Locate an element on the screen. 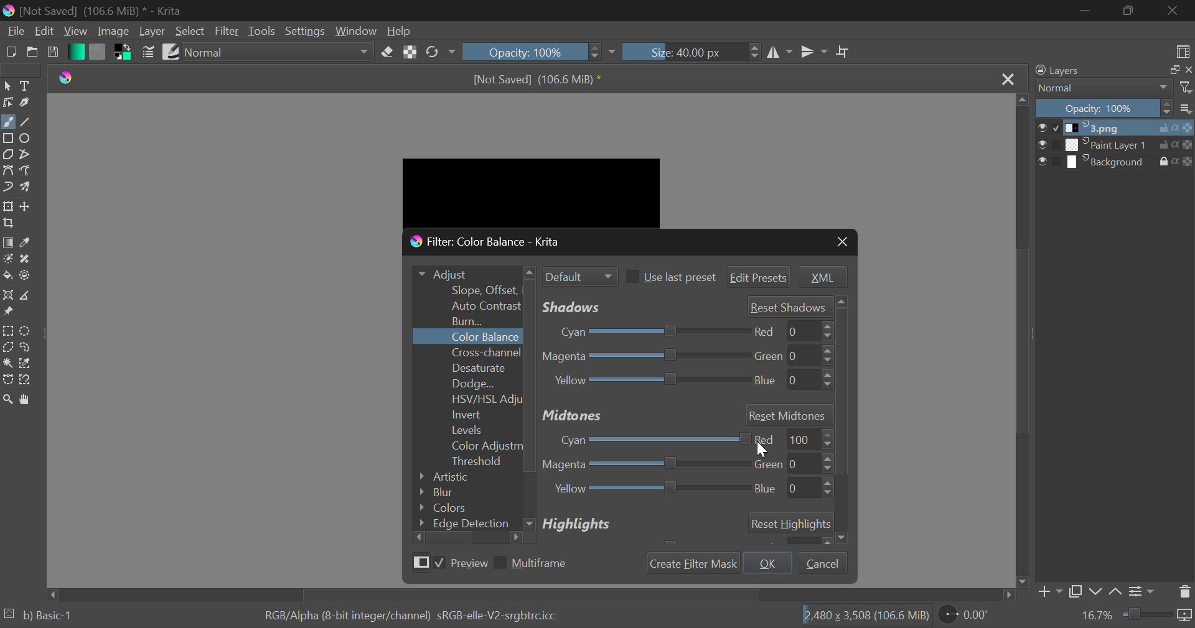 This screenshot has height=628, width=1195. Use last preset is located at coordinates (670, 277).